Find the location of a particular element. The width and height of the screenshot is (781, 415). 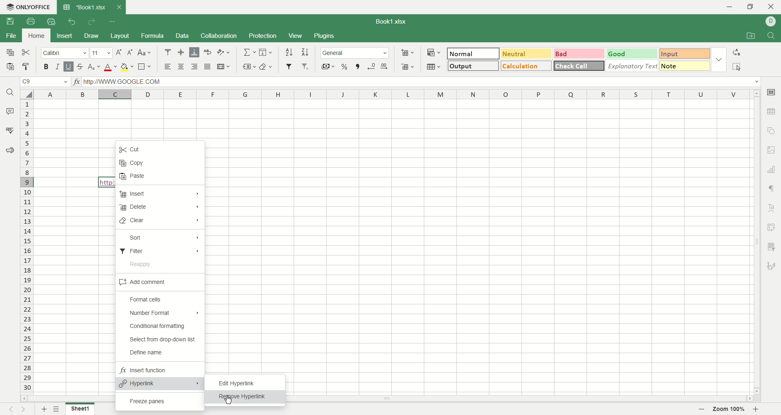

summation is located at coordinates (251, 51).